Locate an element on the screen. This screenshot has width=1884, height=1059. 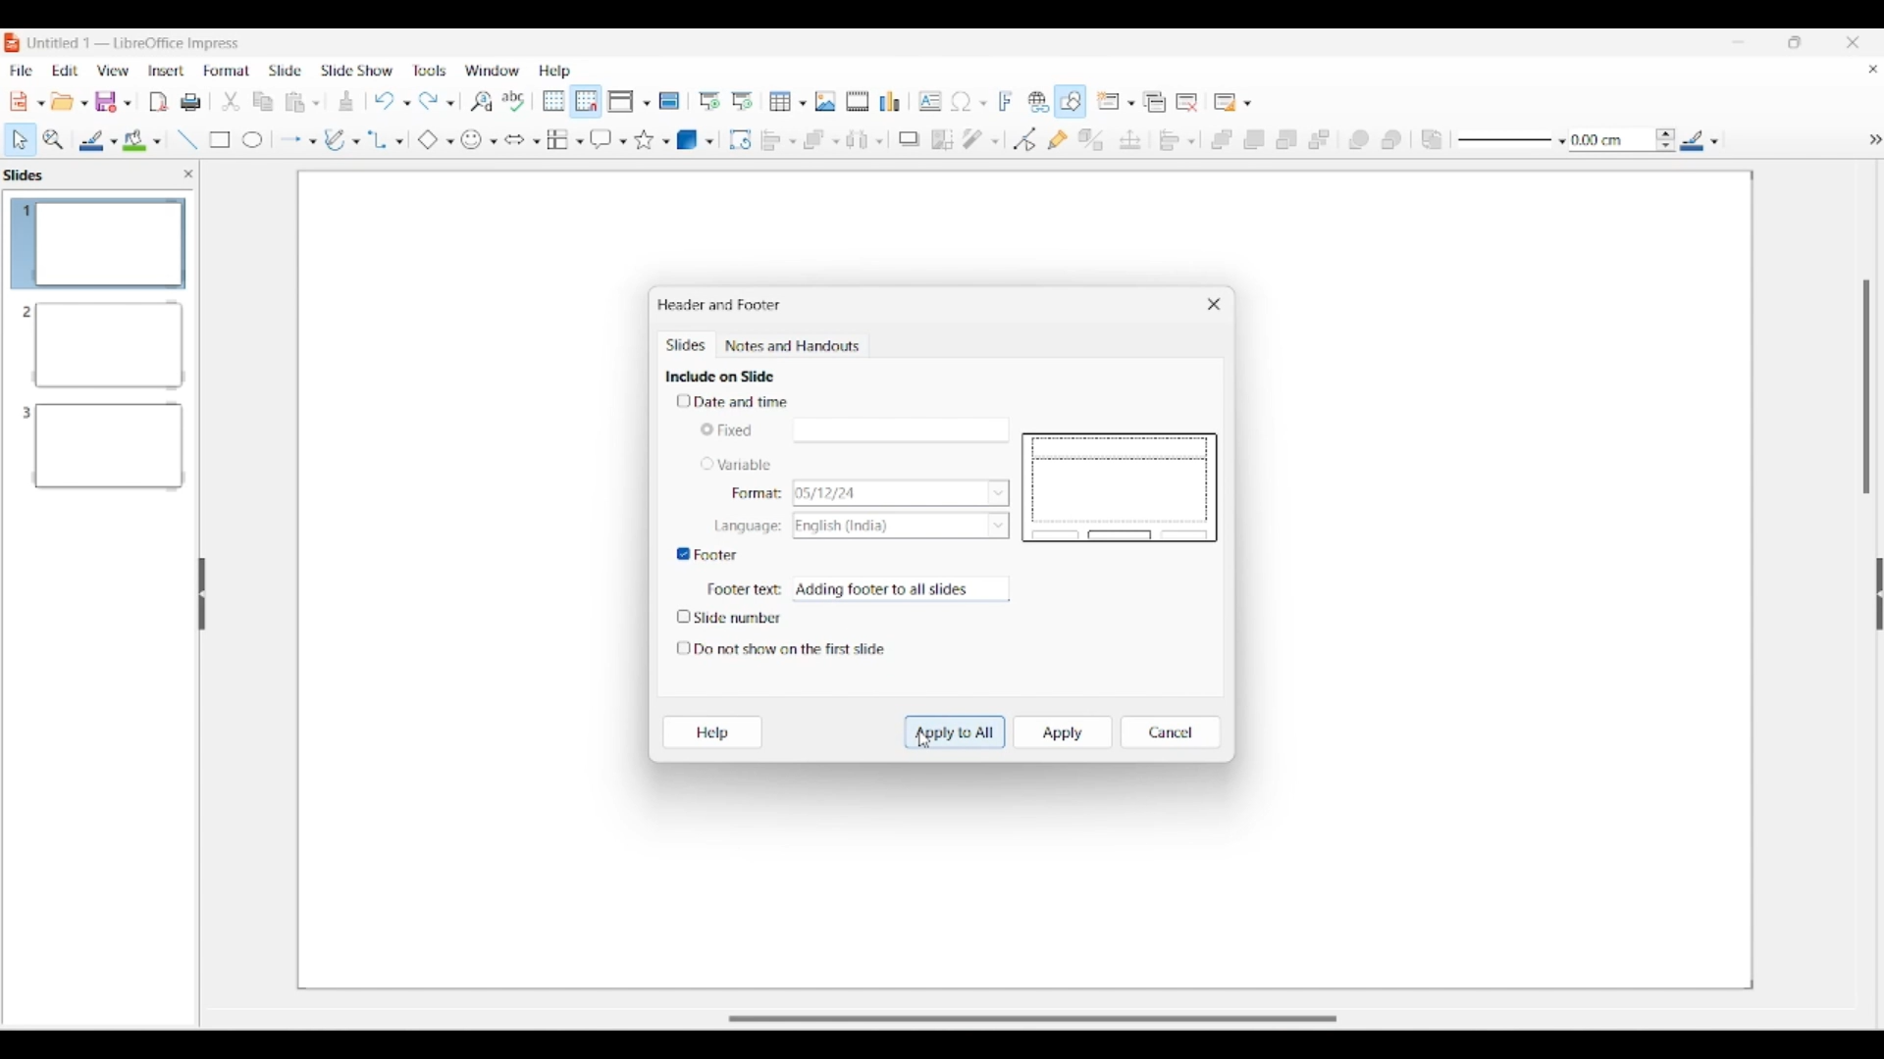
Download is located at coordinates (346, 101).